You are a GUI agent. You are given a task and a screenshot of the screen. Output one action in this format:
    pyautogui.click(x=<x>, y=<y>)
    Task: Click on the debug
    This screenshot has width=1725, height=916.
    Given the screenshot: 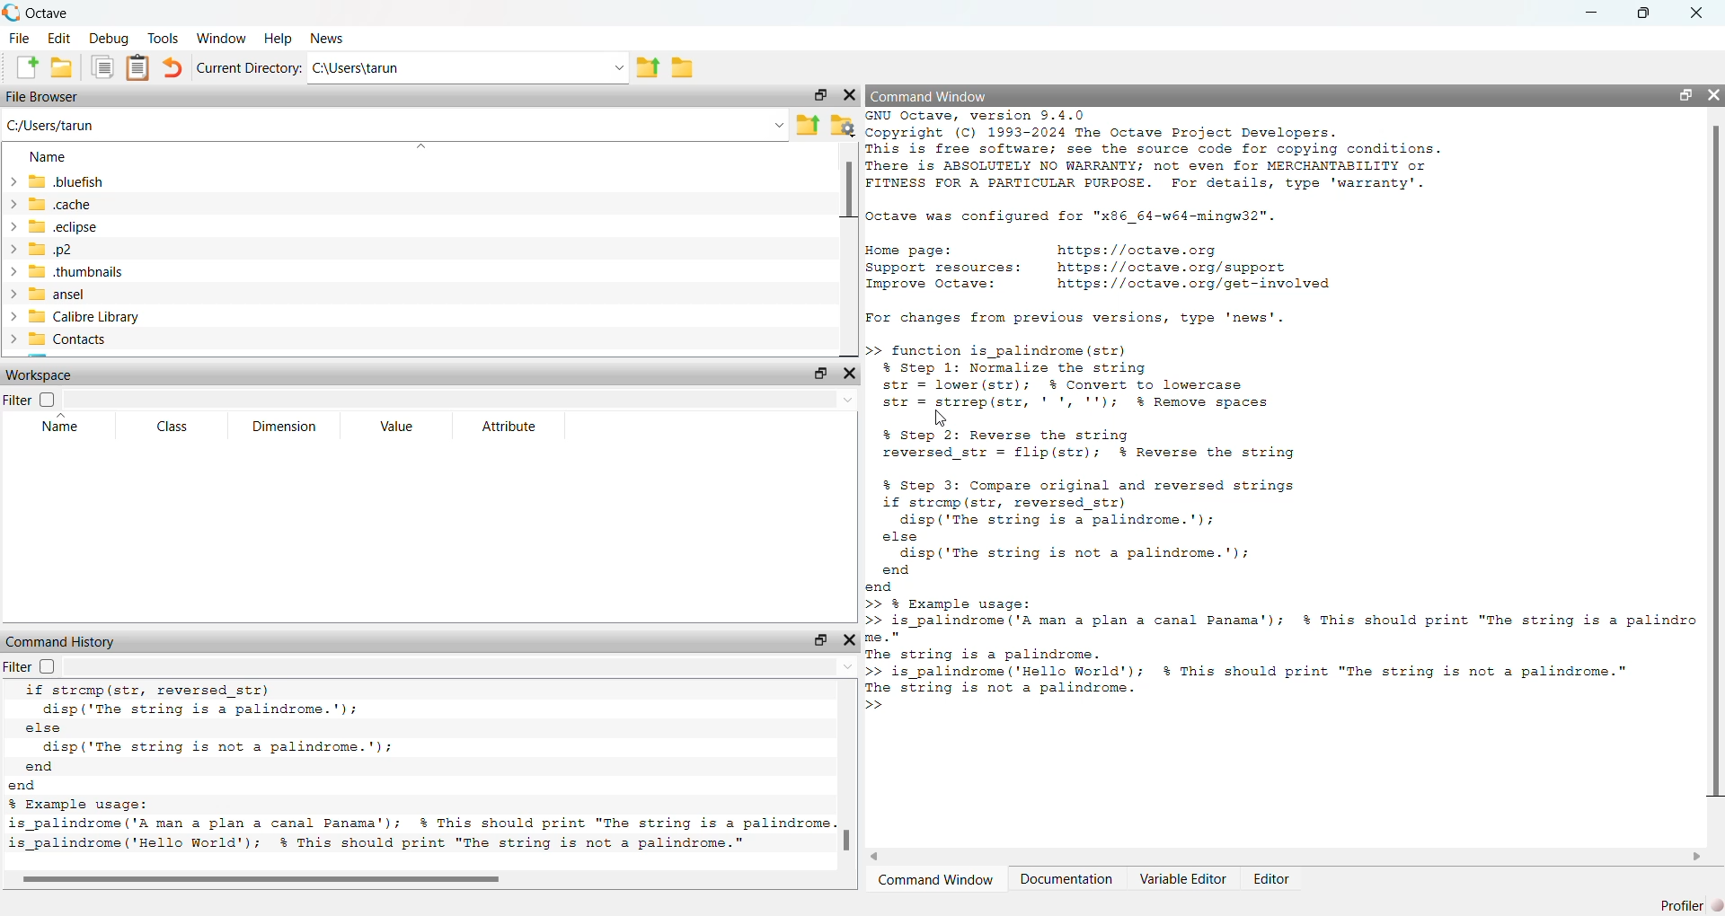 What is the action you would take?
    pyautogui.click(x=107, y=38)
    